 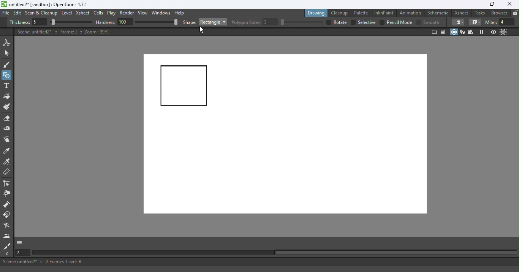 I want to click on Ruler tool, so click(x=7, y=173).